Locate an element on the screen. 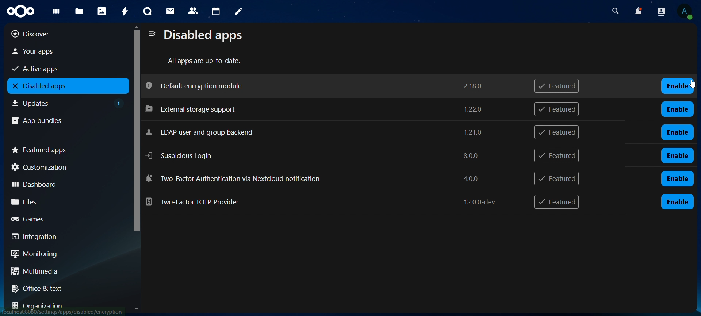 The image size is (701, 316). active apps is located at coordinates (59, 68).